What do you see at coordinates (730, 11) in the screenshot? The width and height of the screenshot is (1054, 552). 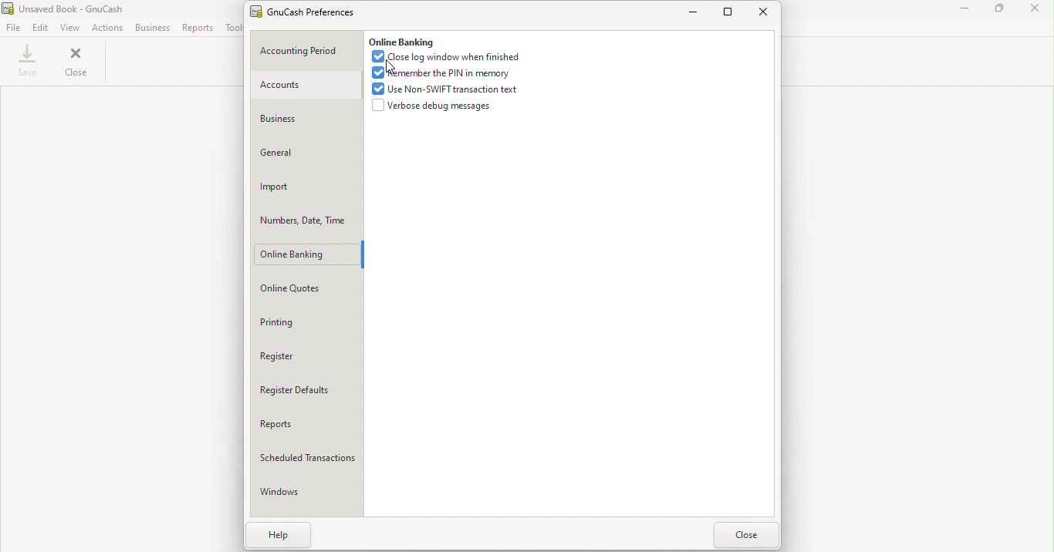 I see `Maximize` at bounding box center [730, 11].